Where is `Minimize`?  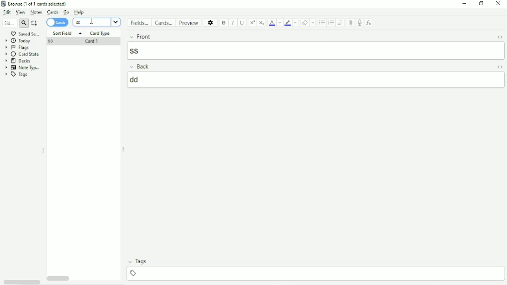
Minimize is located at coordinates (464, 4).